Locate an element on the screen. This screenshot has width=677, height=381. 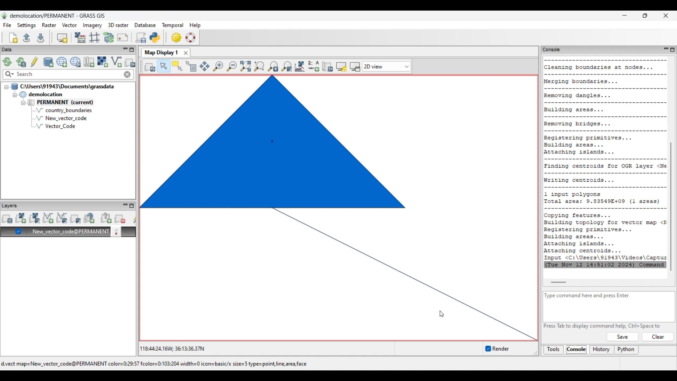
Maximize Data panel is located at coordinates (132, 50).